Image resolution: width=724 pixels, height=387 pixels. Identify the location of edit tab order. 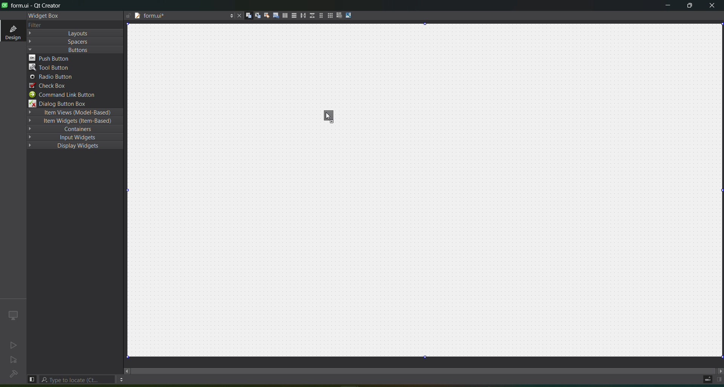
(275, 16).